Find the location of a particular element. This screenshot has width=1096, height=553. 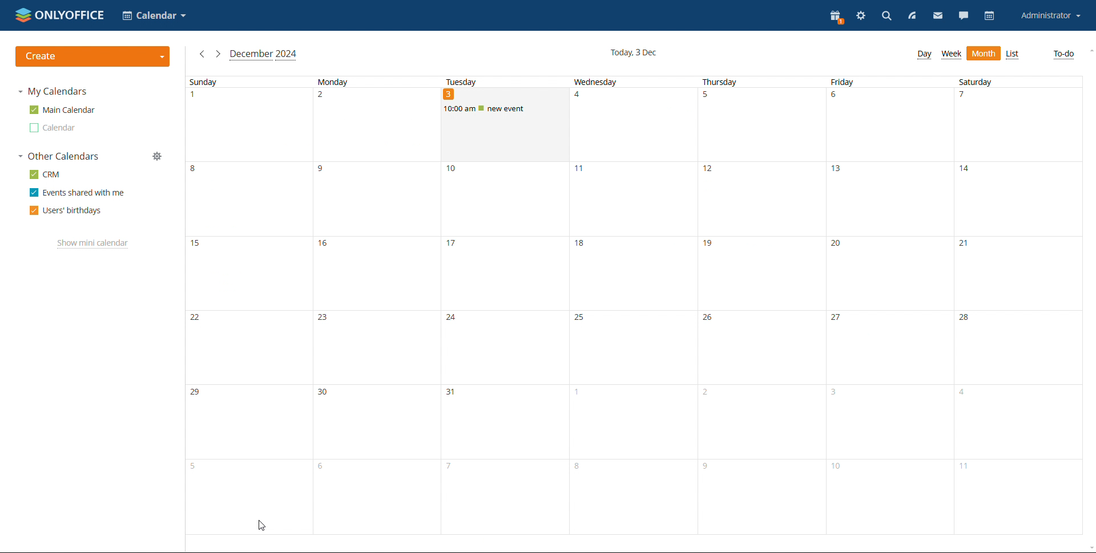

9 is located at coordinates (762, 497).